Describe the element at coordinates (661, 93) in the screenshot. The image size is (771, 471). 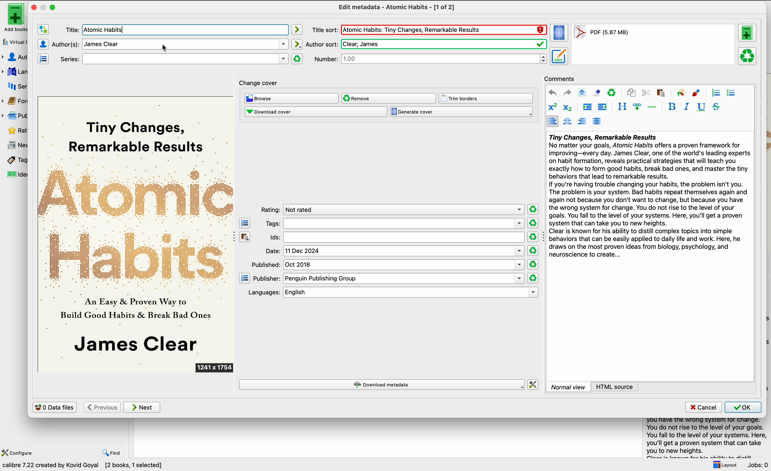
I see `paste` at that location.